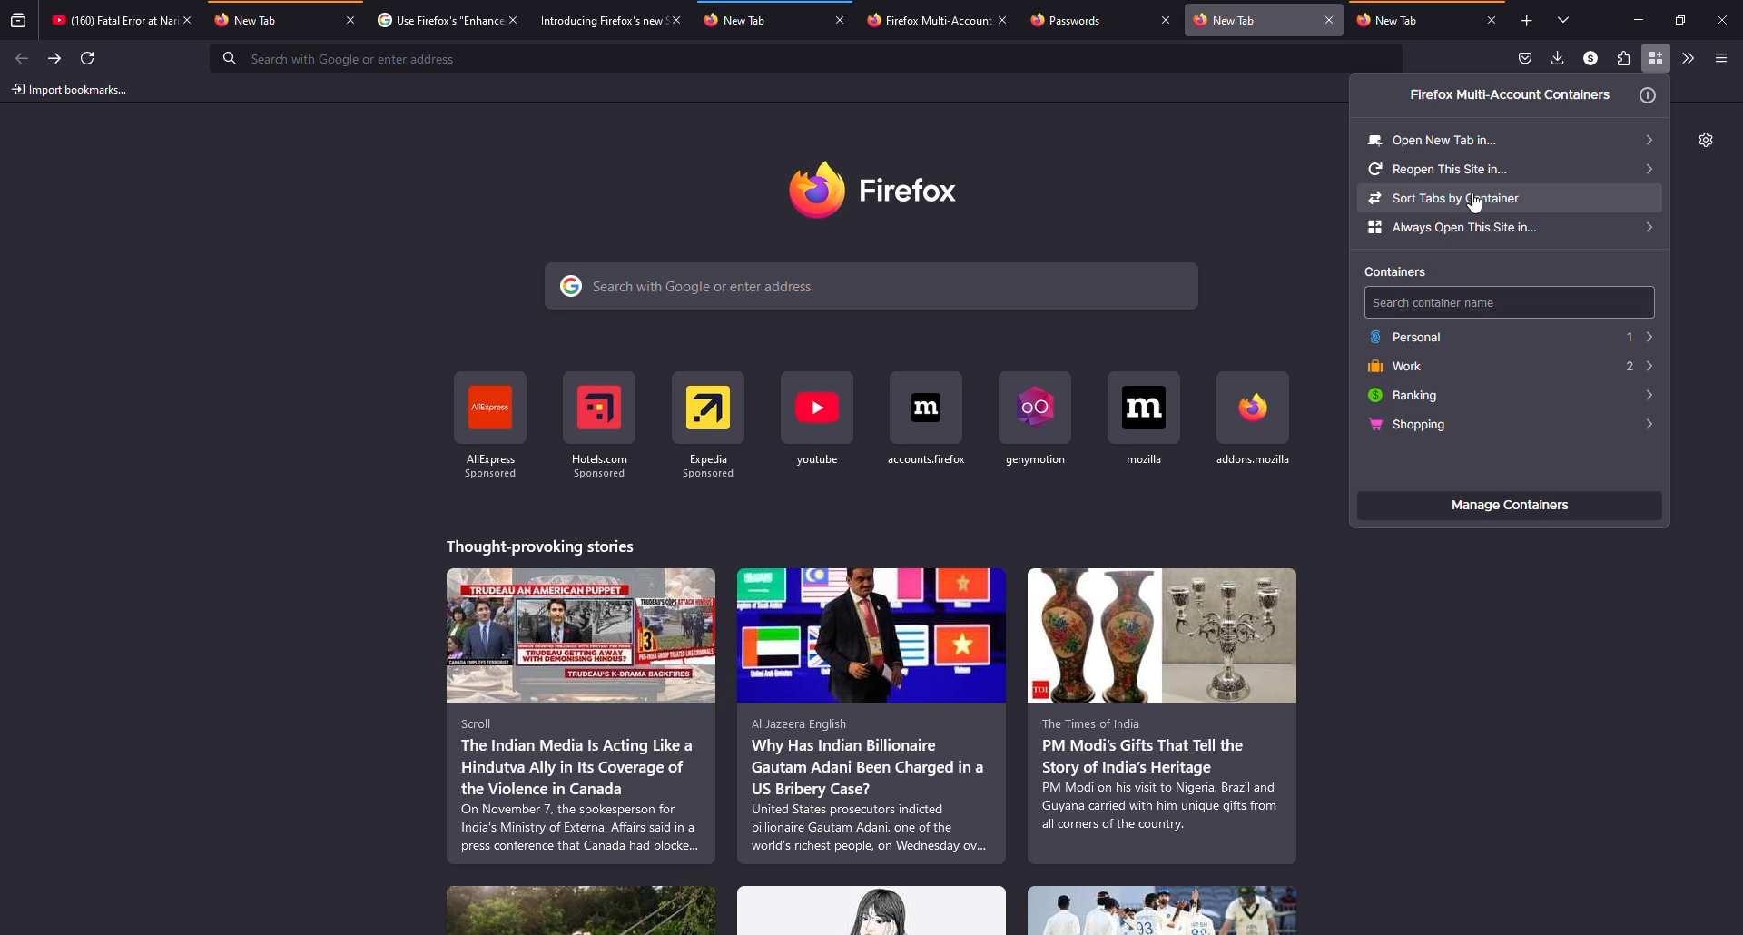 Image resolution: width=1743 pixels, height=935 pixels. I want to click on scroll bar, so click(1736, 234).